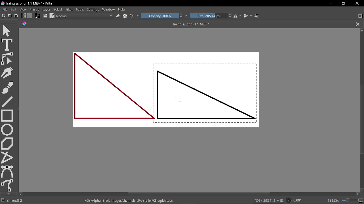 The image size is (364, 204). What do you see at coordinates (211, 16) in the screenshot?
I see `Size: 285.44 px` at bounding box center [211, 16].